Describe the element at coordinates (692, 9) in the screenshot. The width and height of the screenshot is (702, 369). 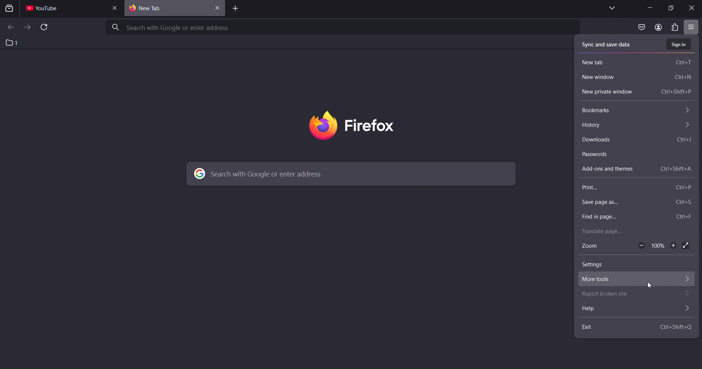
I see `close` at that location.